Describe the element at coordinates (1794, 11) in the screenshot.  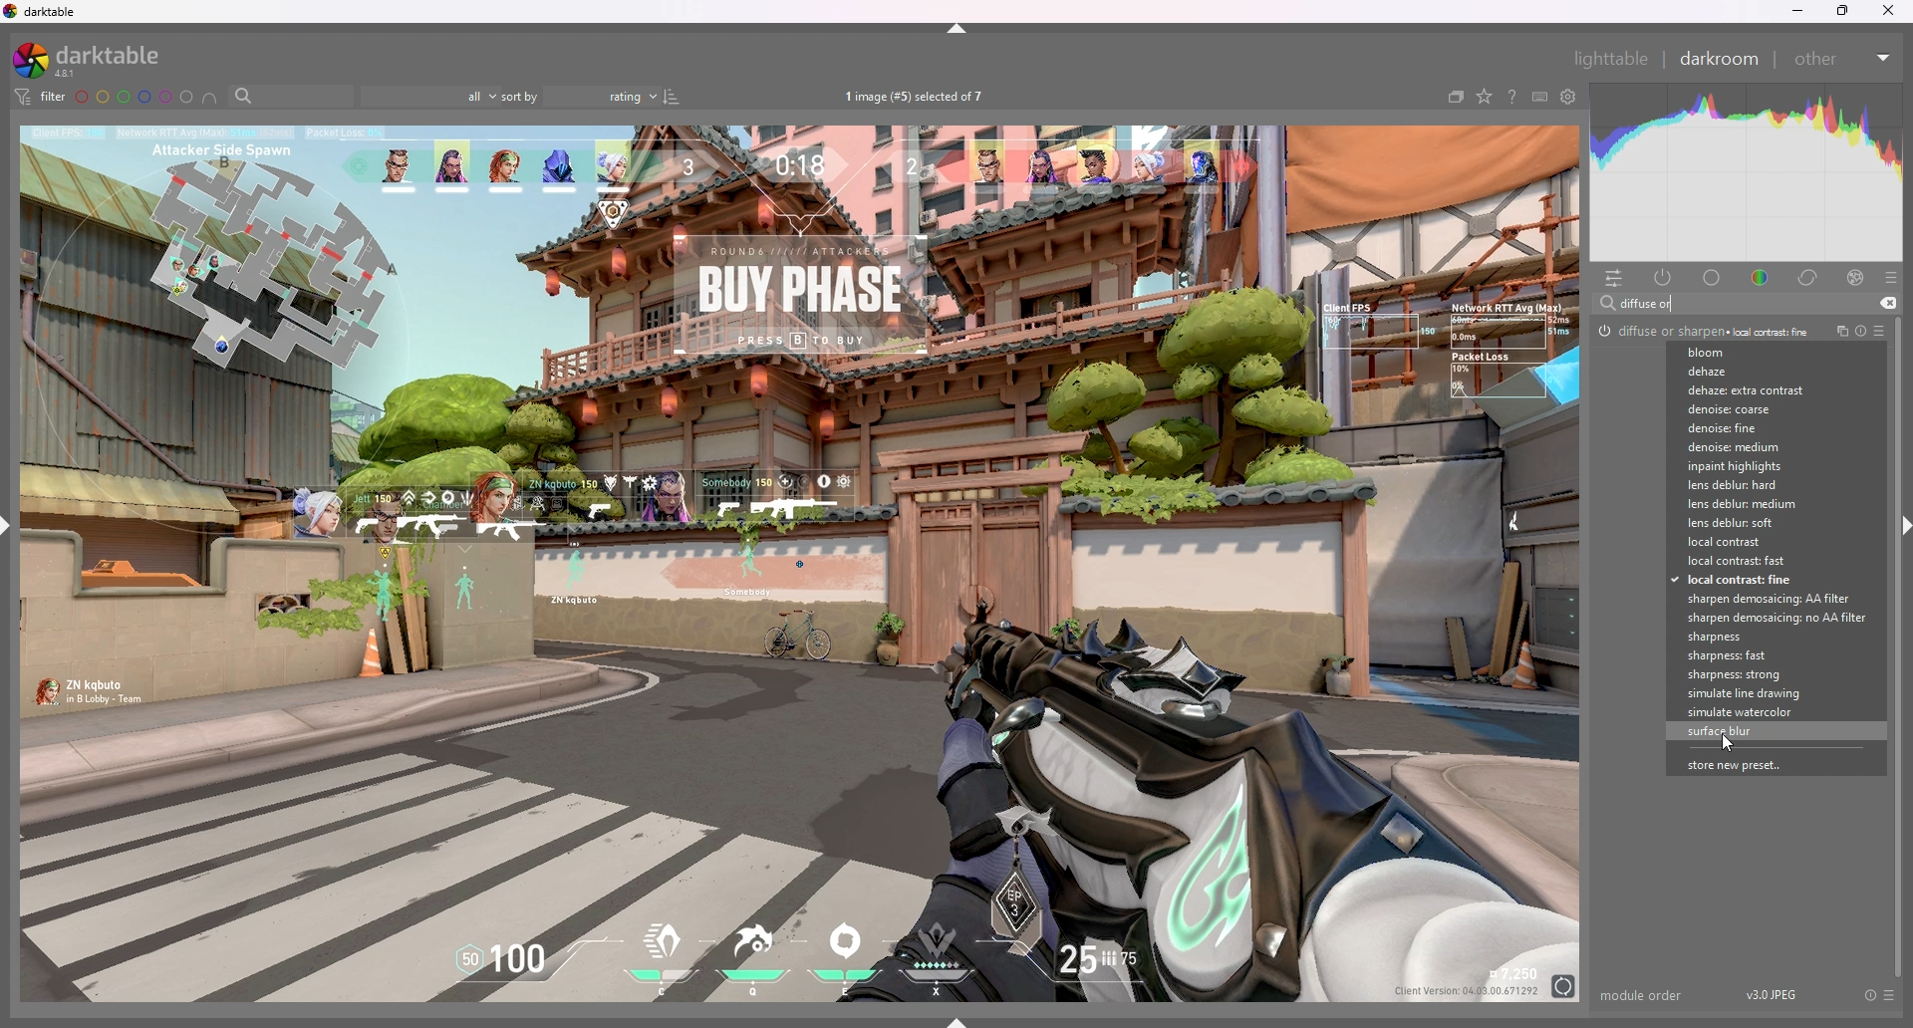
I see `minimize` at that location.